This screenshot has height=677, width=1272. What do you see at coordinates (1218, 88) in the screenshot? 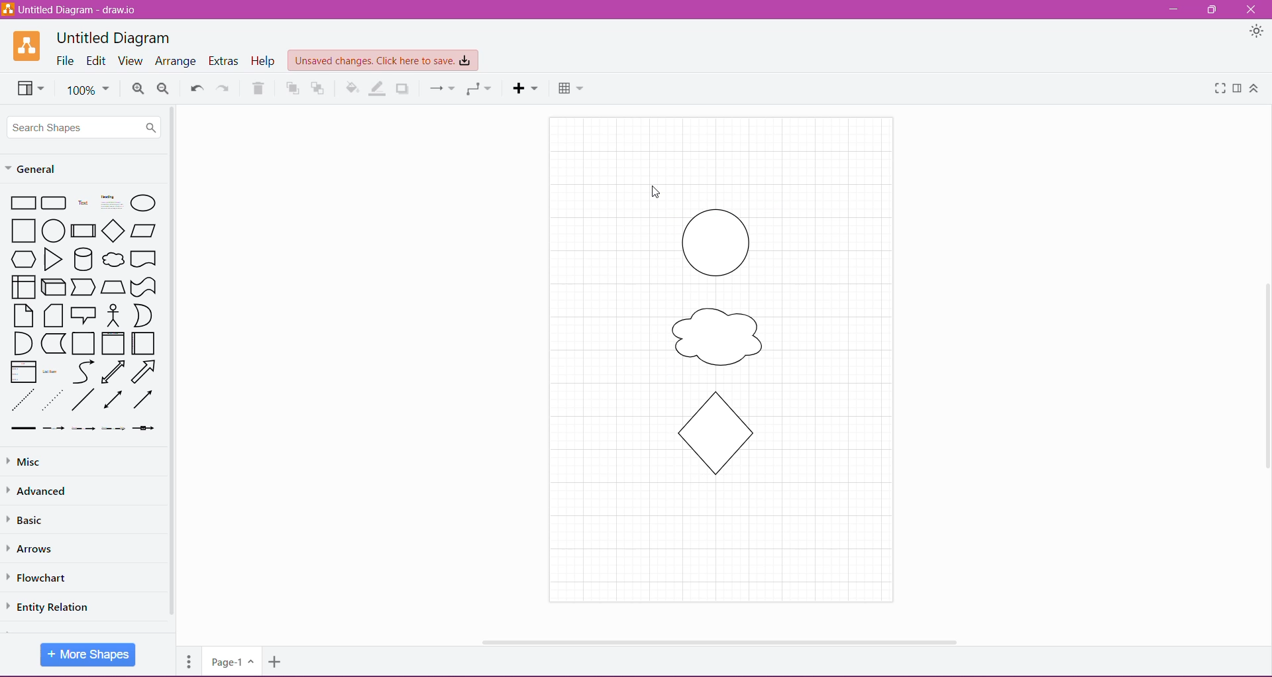
I see `Fullscreen` at bounding box center [1218, 88].